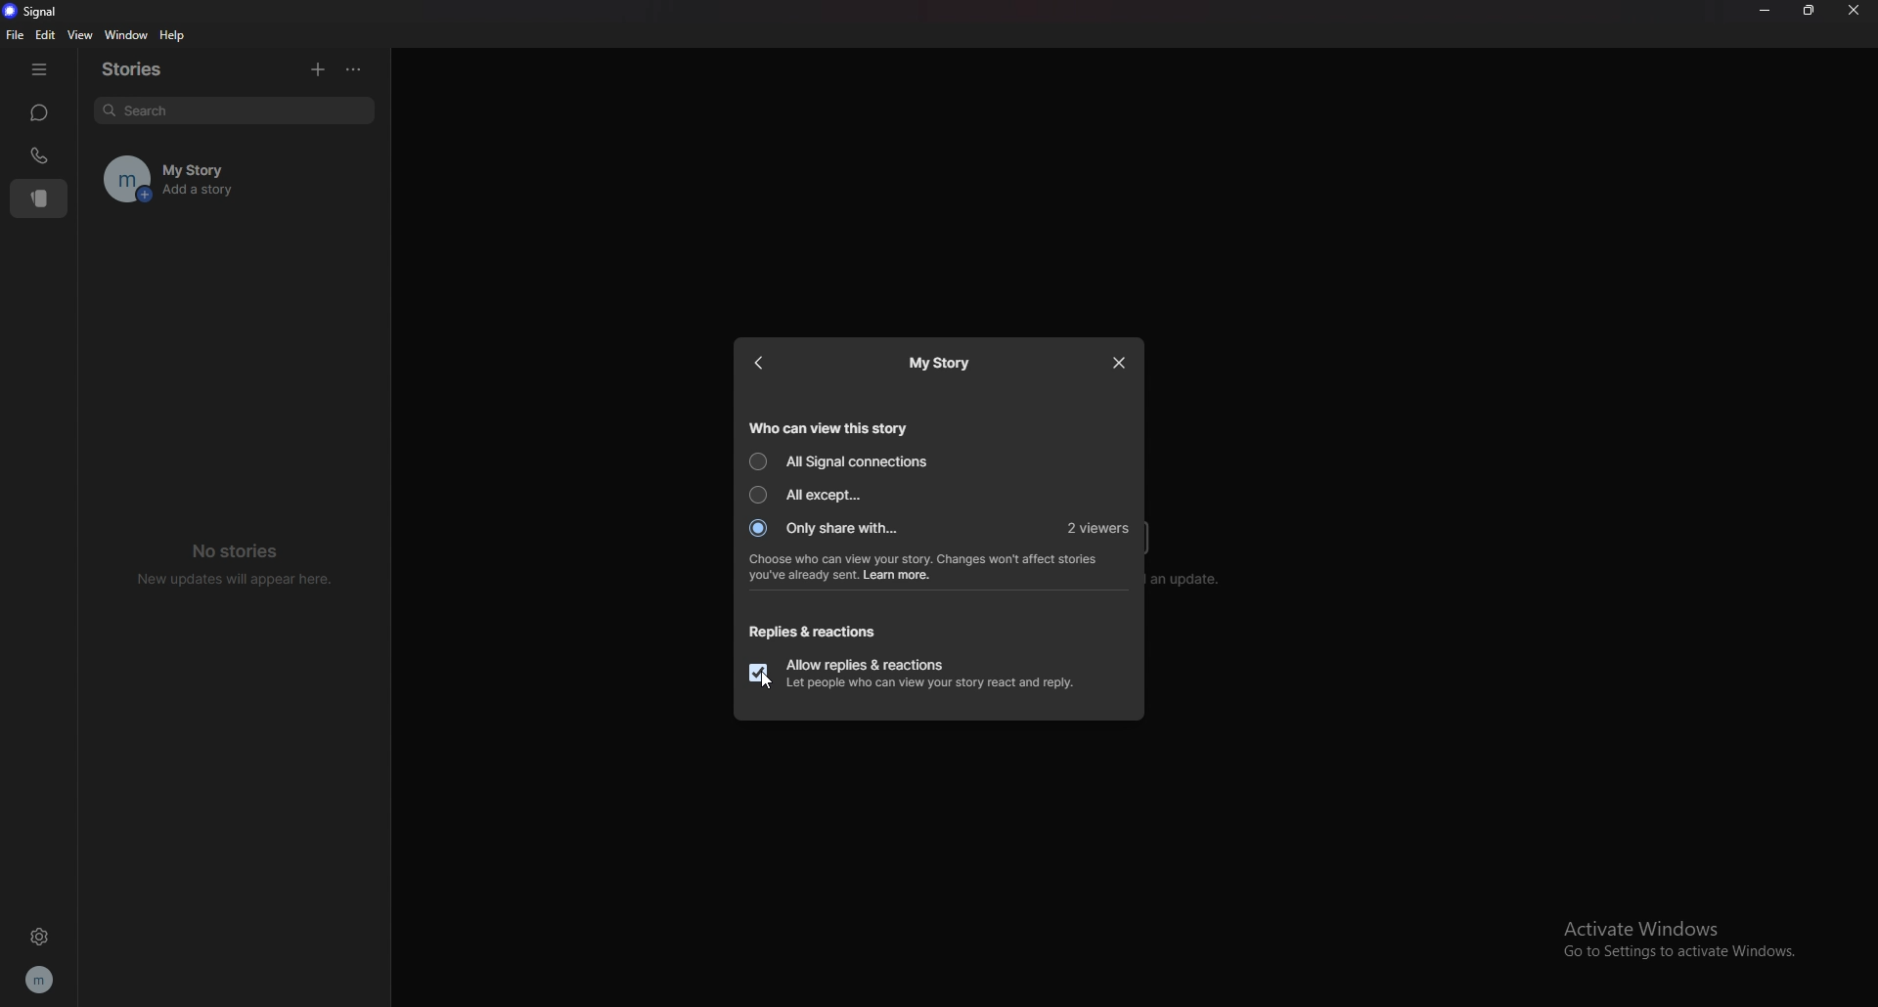 The width and height of the screenshot is (1878, 1007). I want to click on only share with, so click(827, 529).